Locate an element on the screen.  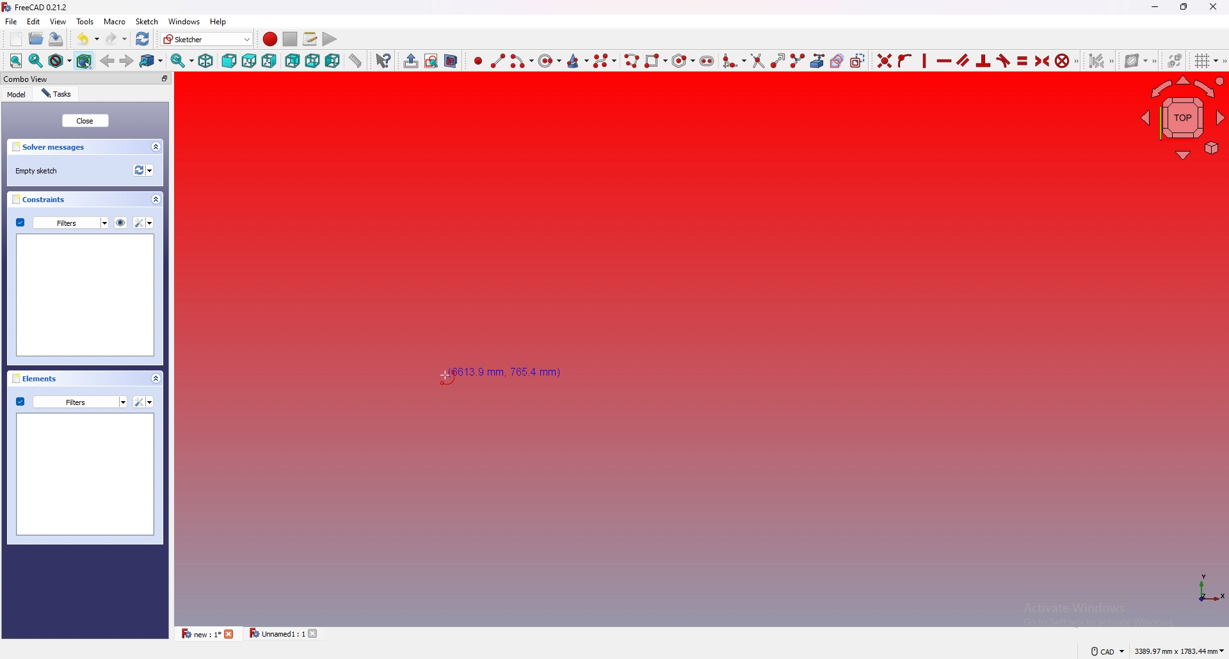
select associated constraints is located at coordinates (1101, 60).